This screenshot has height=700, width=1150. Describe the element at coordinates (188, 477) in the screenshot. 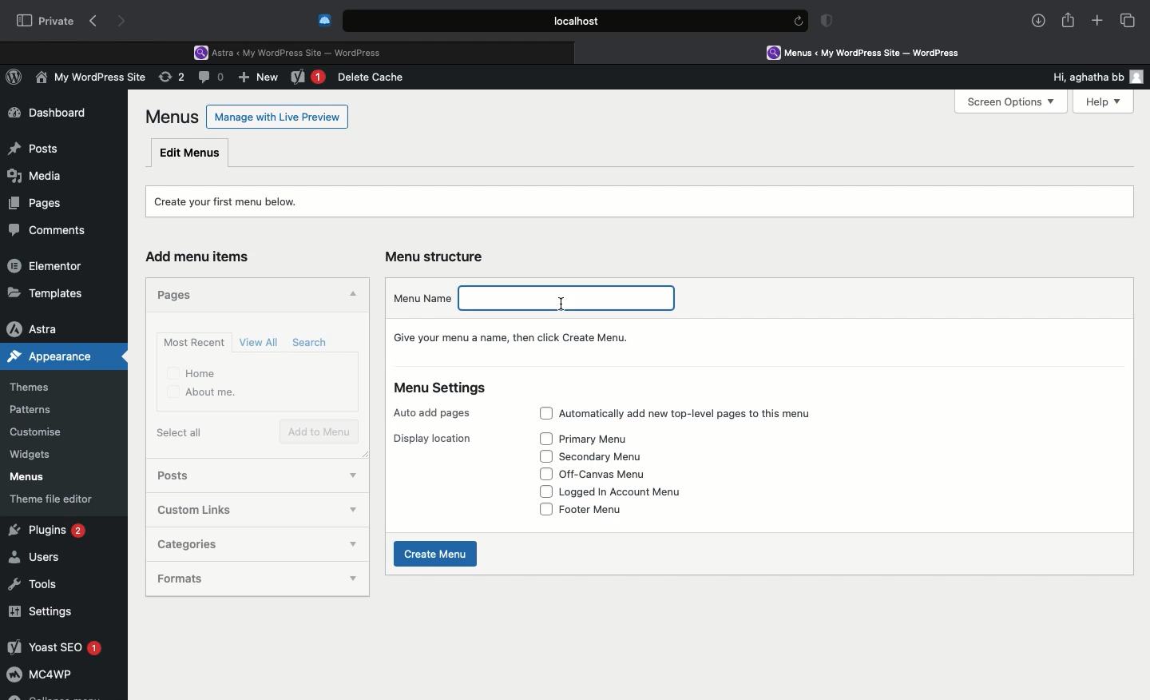

I see `Posts` at that location.